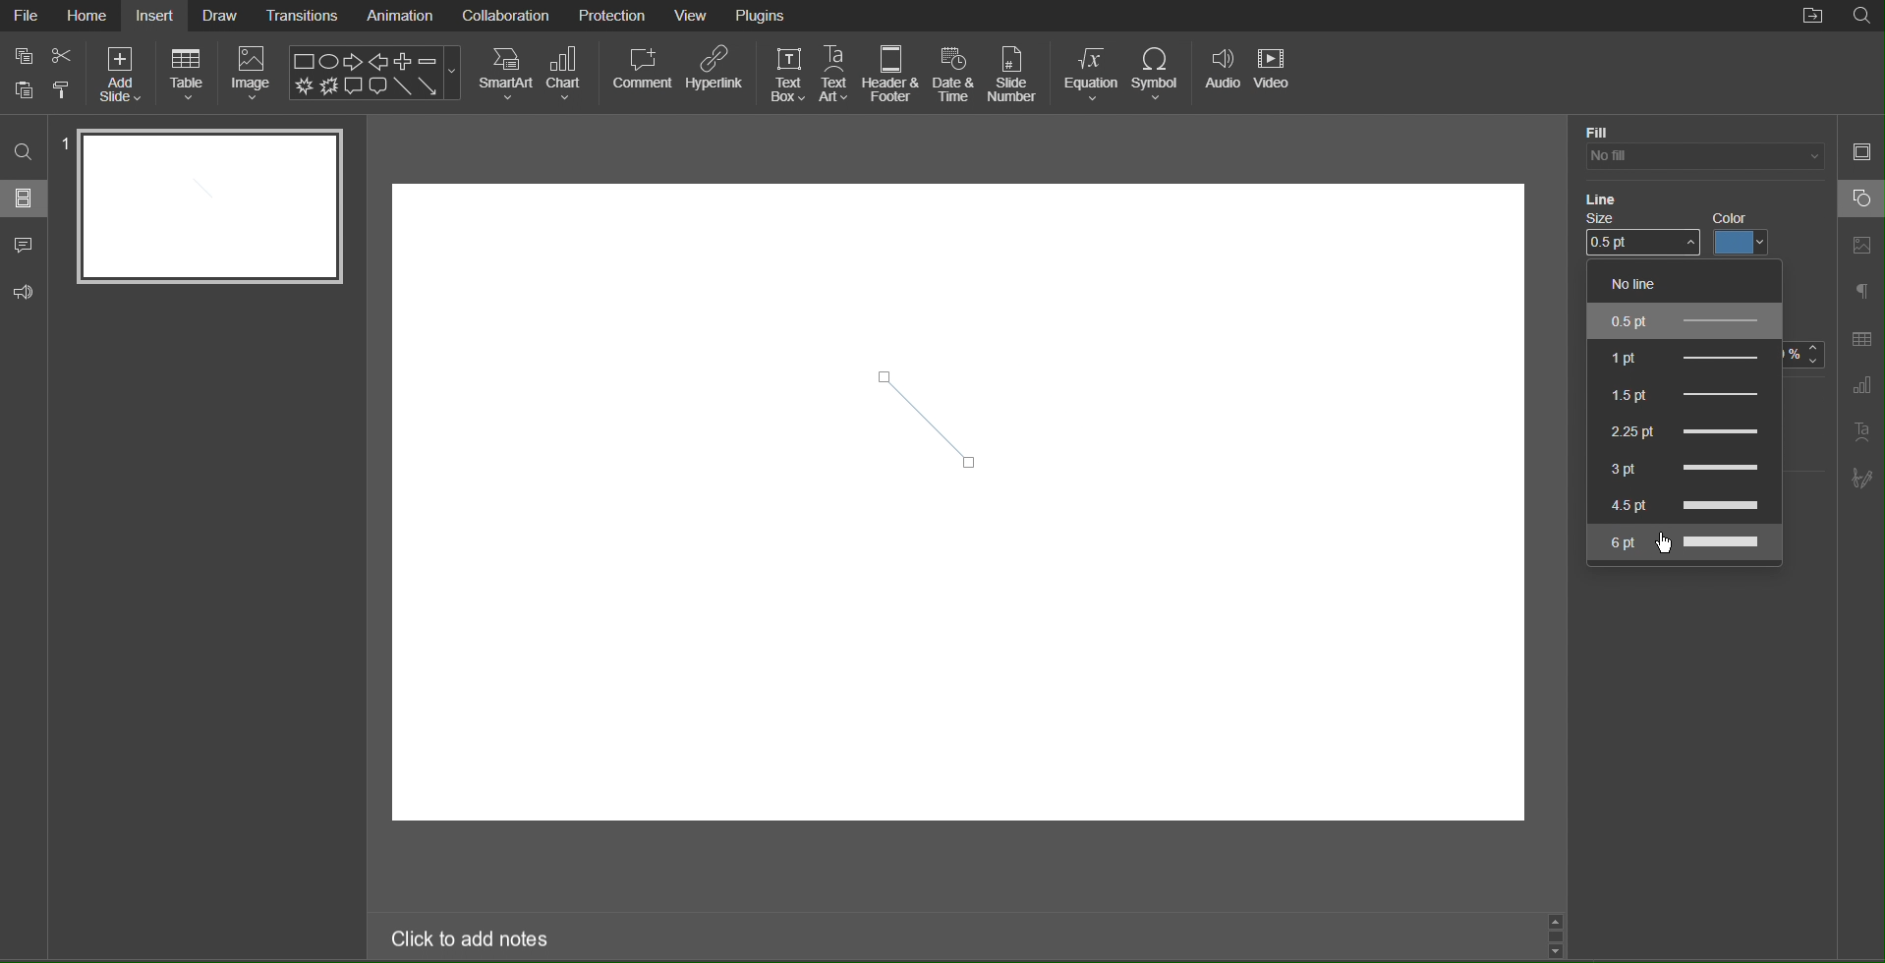 The height and width of the screenshot is (963, 1885). What do you see at coordinates (1684, 542) in the screenshot?
I see `6 pt` at bounding box center [1684, 542].